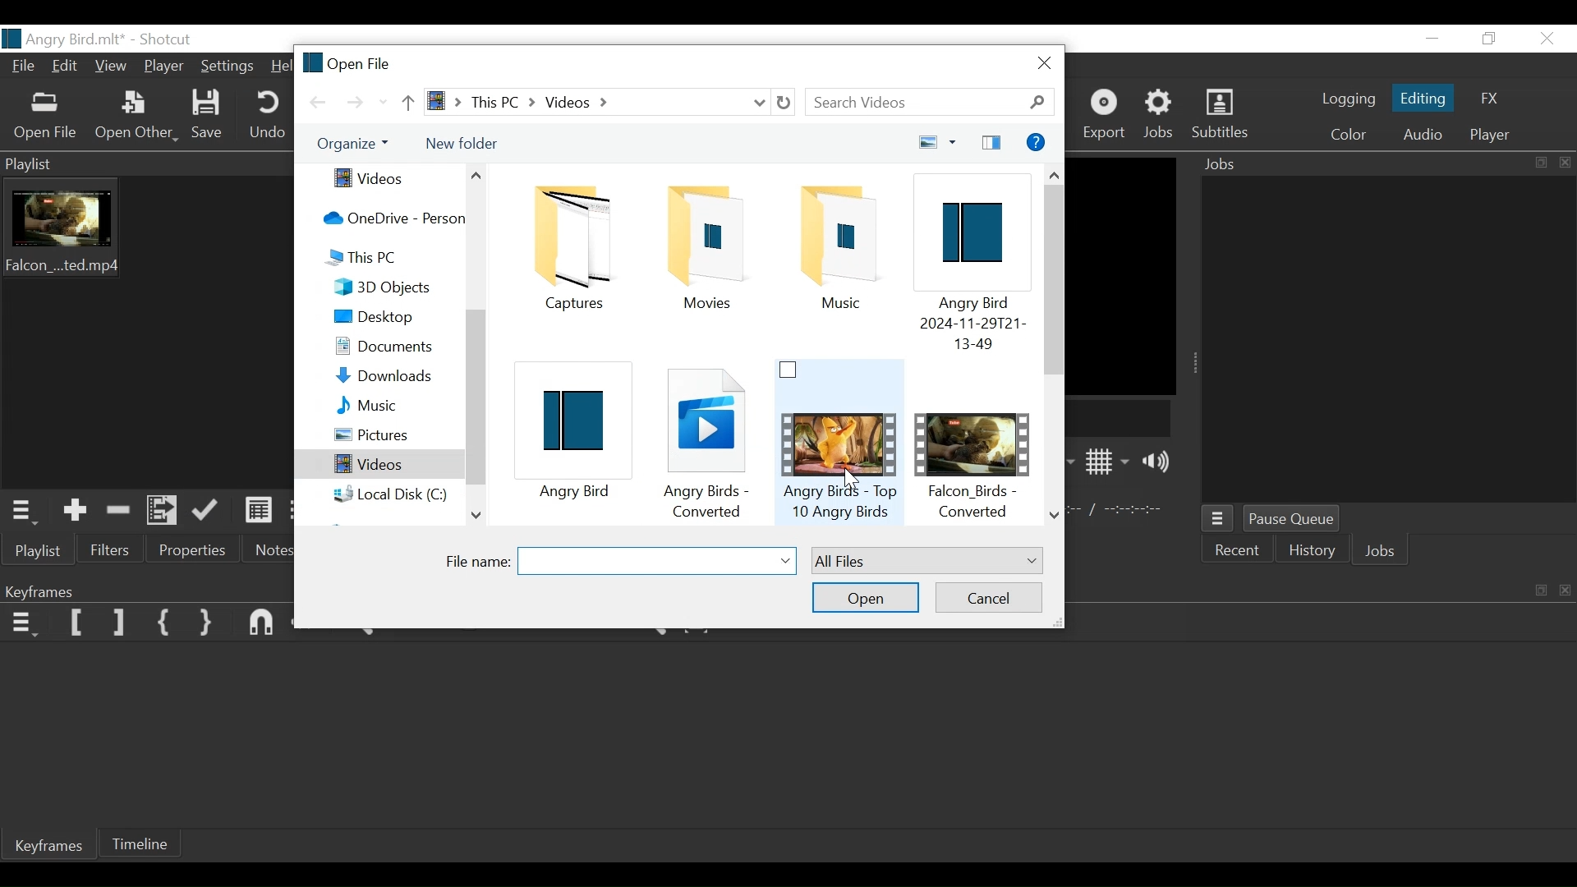  What do you see at coordinates (1159, 462) in the screenshot?
I see `Show Volume Control` at bounding box center [1159, 462].